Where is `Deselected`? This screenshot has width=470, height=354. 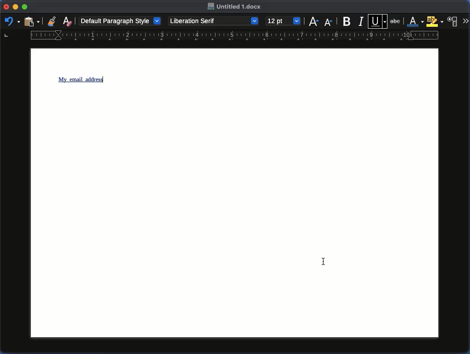 Deselected is located at coordinates (323, 260).